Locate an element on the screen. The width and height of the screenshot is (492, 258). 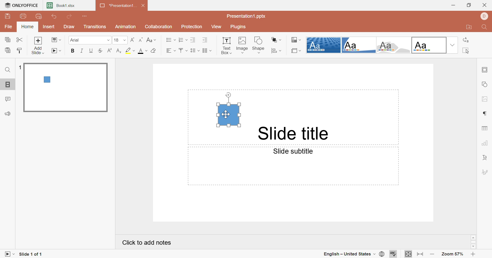
Vertical align is located at coordinates (183, 51).